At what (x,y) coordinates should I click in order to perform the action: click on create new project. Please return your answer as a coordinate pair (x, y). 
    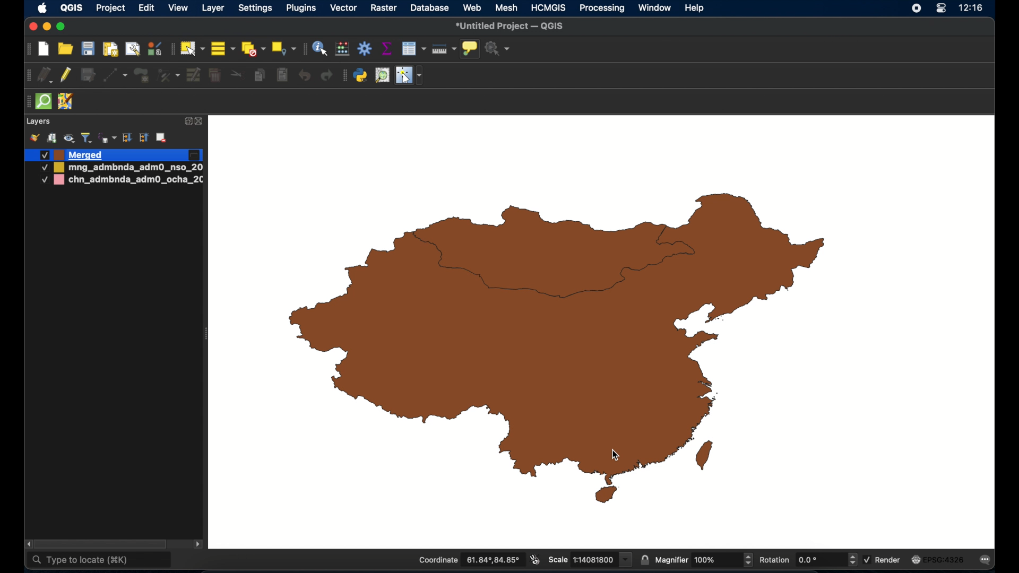
    Looking at the image, I should click on (44, 50).